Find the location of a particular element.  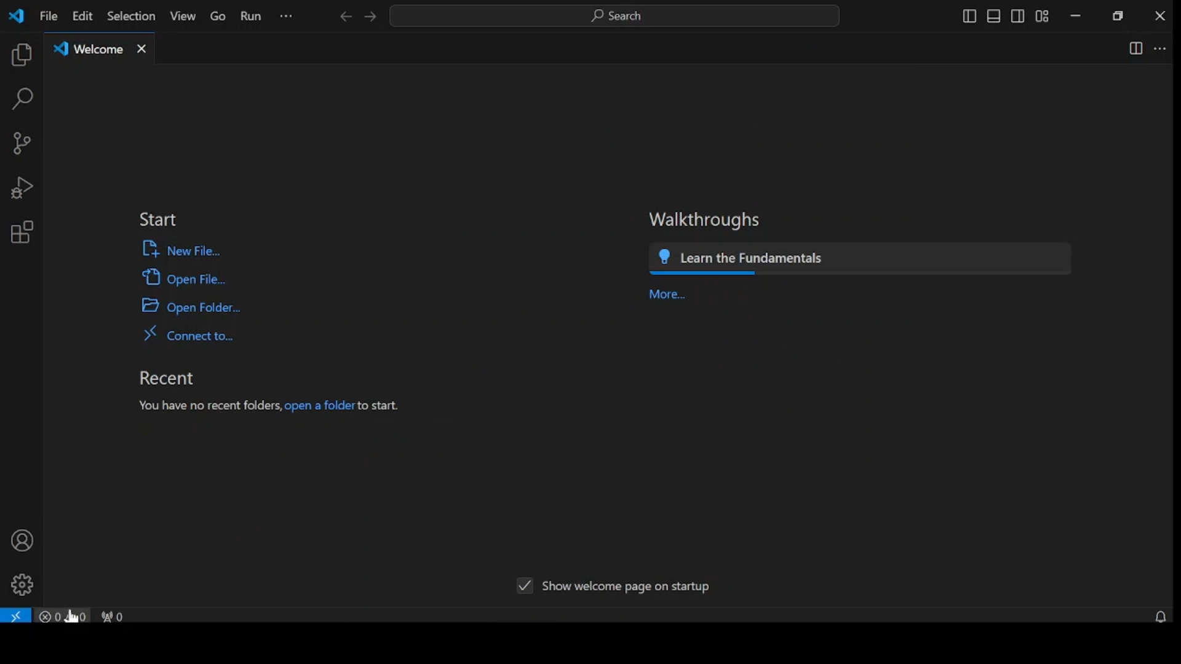

split editor right split editor down is located at coordinates (1134, 48).